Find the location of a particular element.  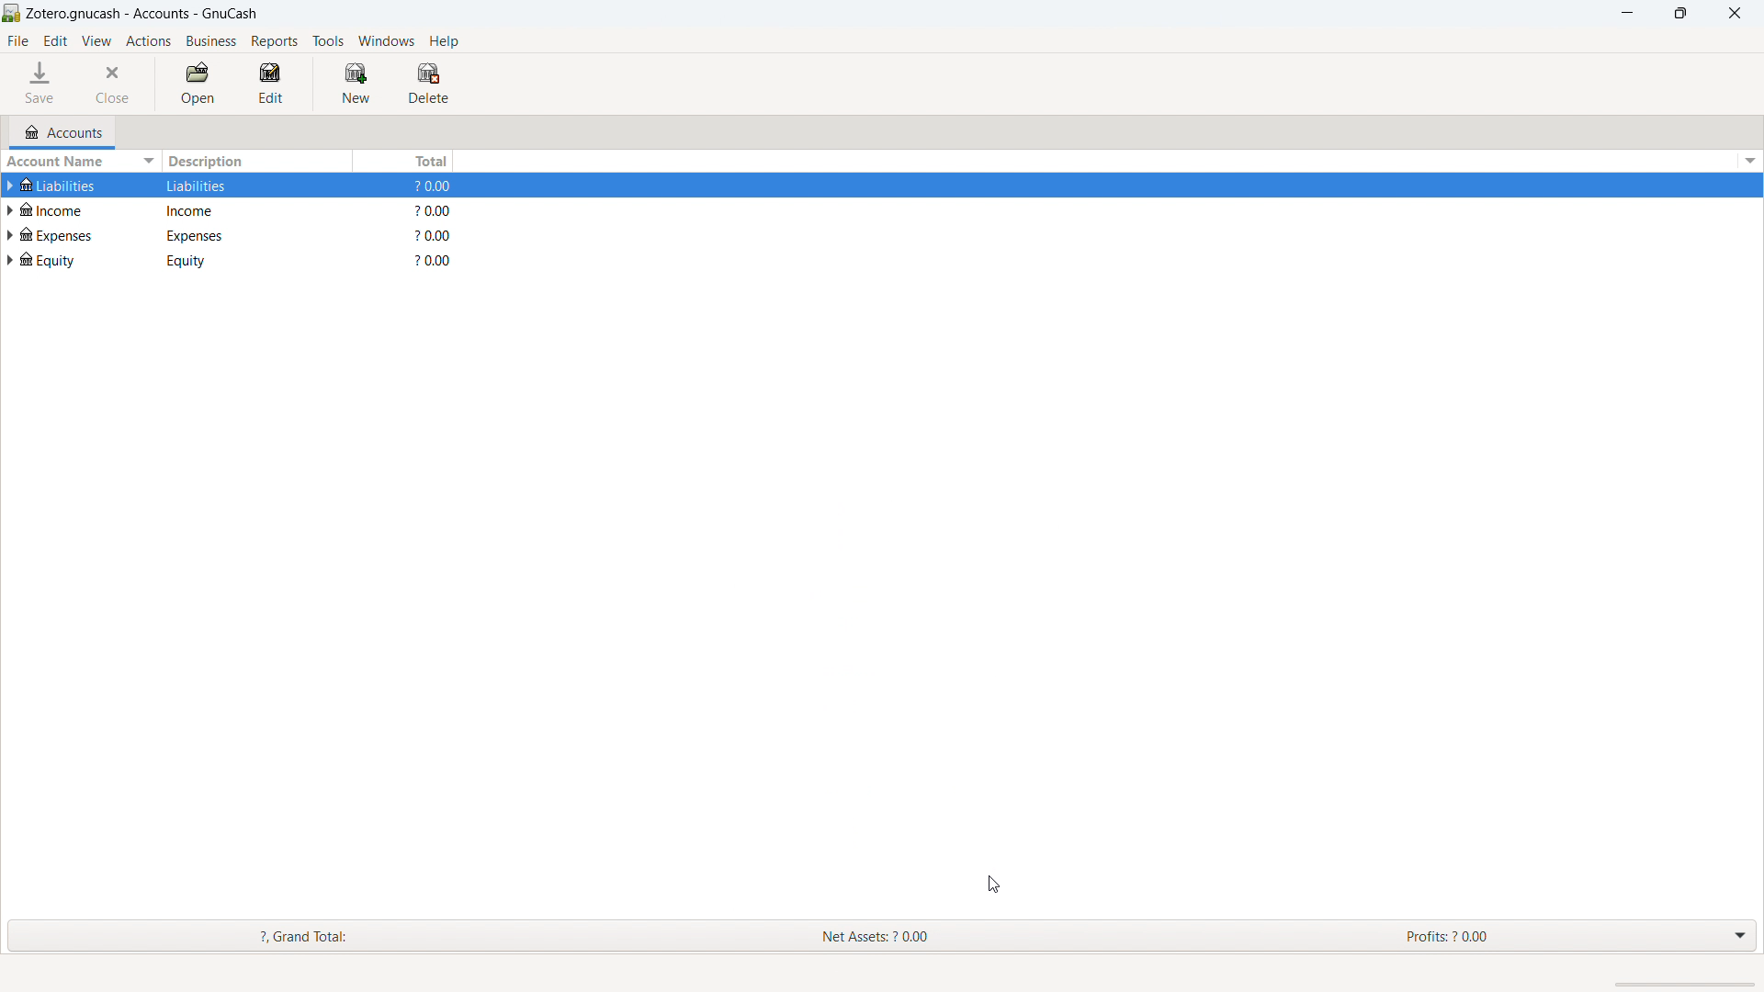

edit is located at coordinates (276, 84).